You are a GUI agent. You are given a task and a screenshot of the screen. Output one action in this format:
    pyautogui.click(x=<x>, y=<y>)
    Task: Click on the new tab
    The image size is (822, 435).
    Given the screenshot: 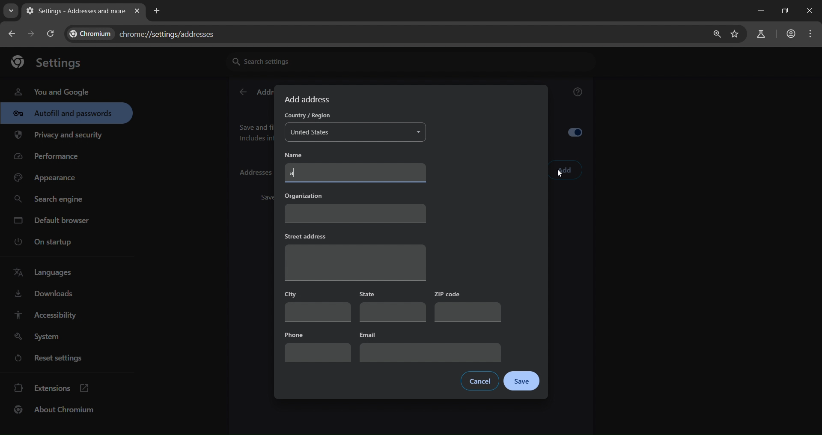 What is the action you would take?
    pyautogui.click(x=157, y=10)
    